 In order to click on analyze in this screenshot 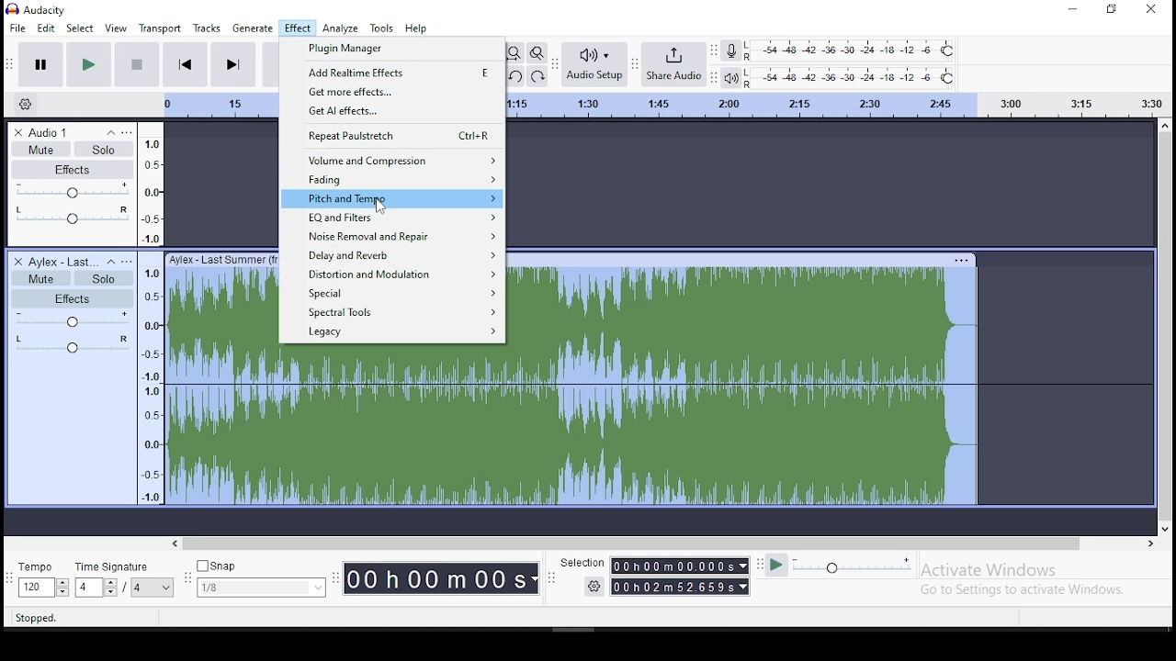, I will do `click(341, 28)`.